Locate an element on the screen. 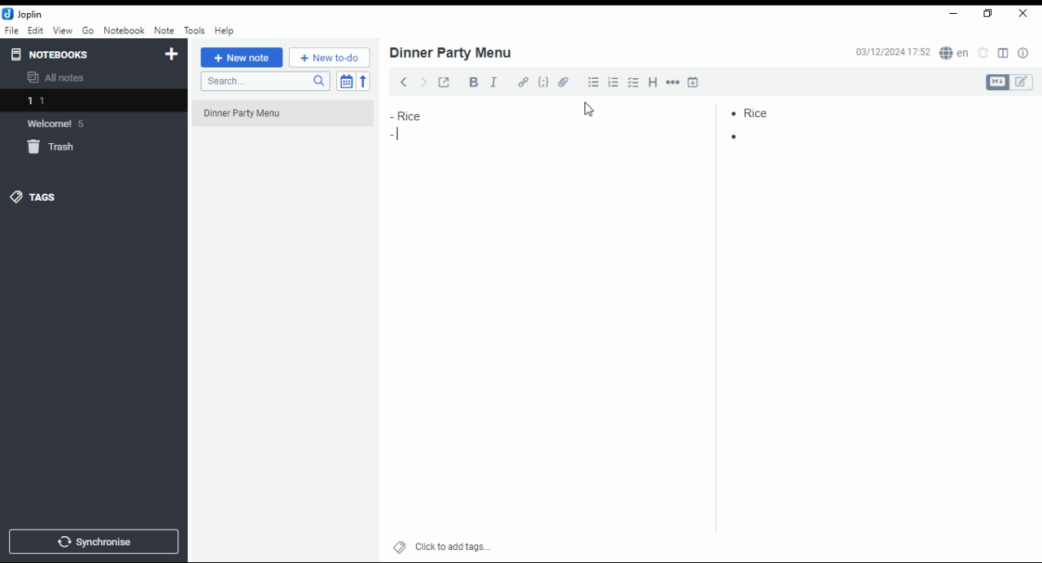 This screenshot has height=563, width=1042. heading is located at coordinates (654, 83).